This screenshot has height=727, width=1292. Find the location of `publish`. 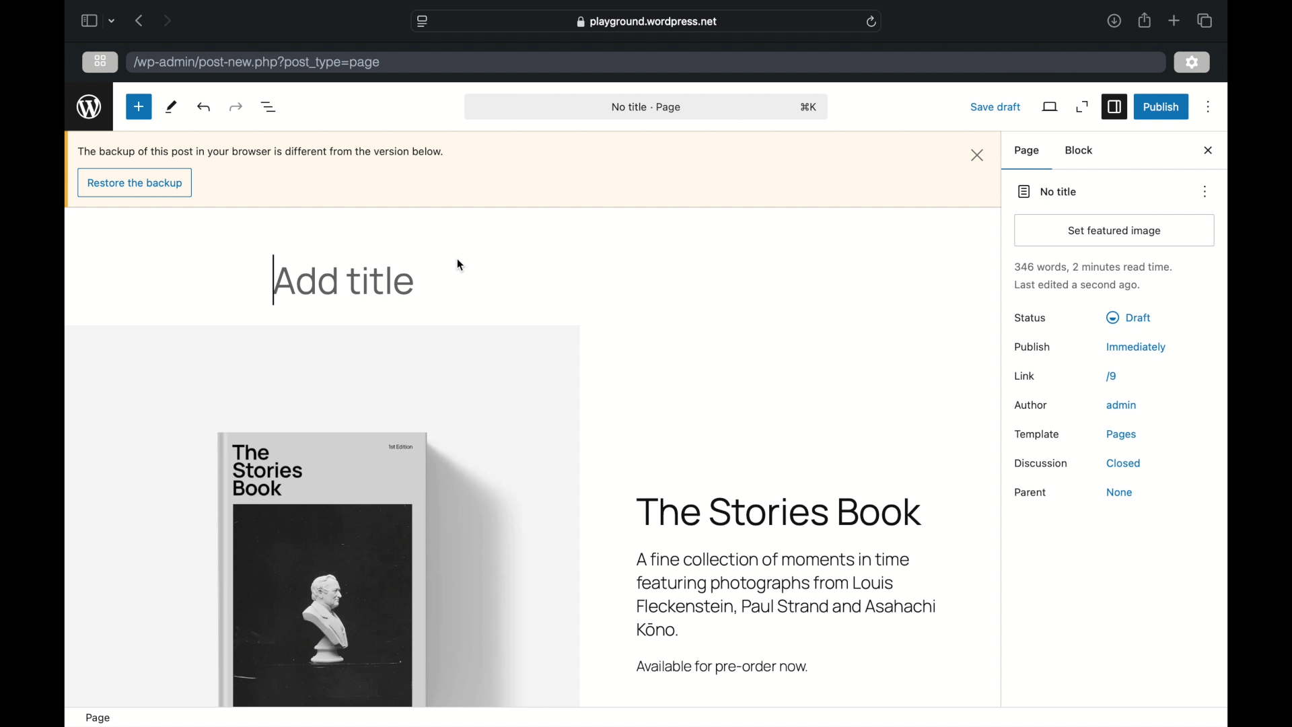

publish is located at coordinates (1162, 108).